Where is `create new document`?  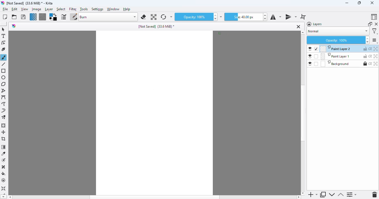
create new document is located at coordinates (5, 17).